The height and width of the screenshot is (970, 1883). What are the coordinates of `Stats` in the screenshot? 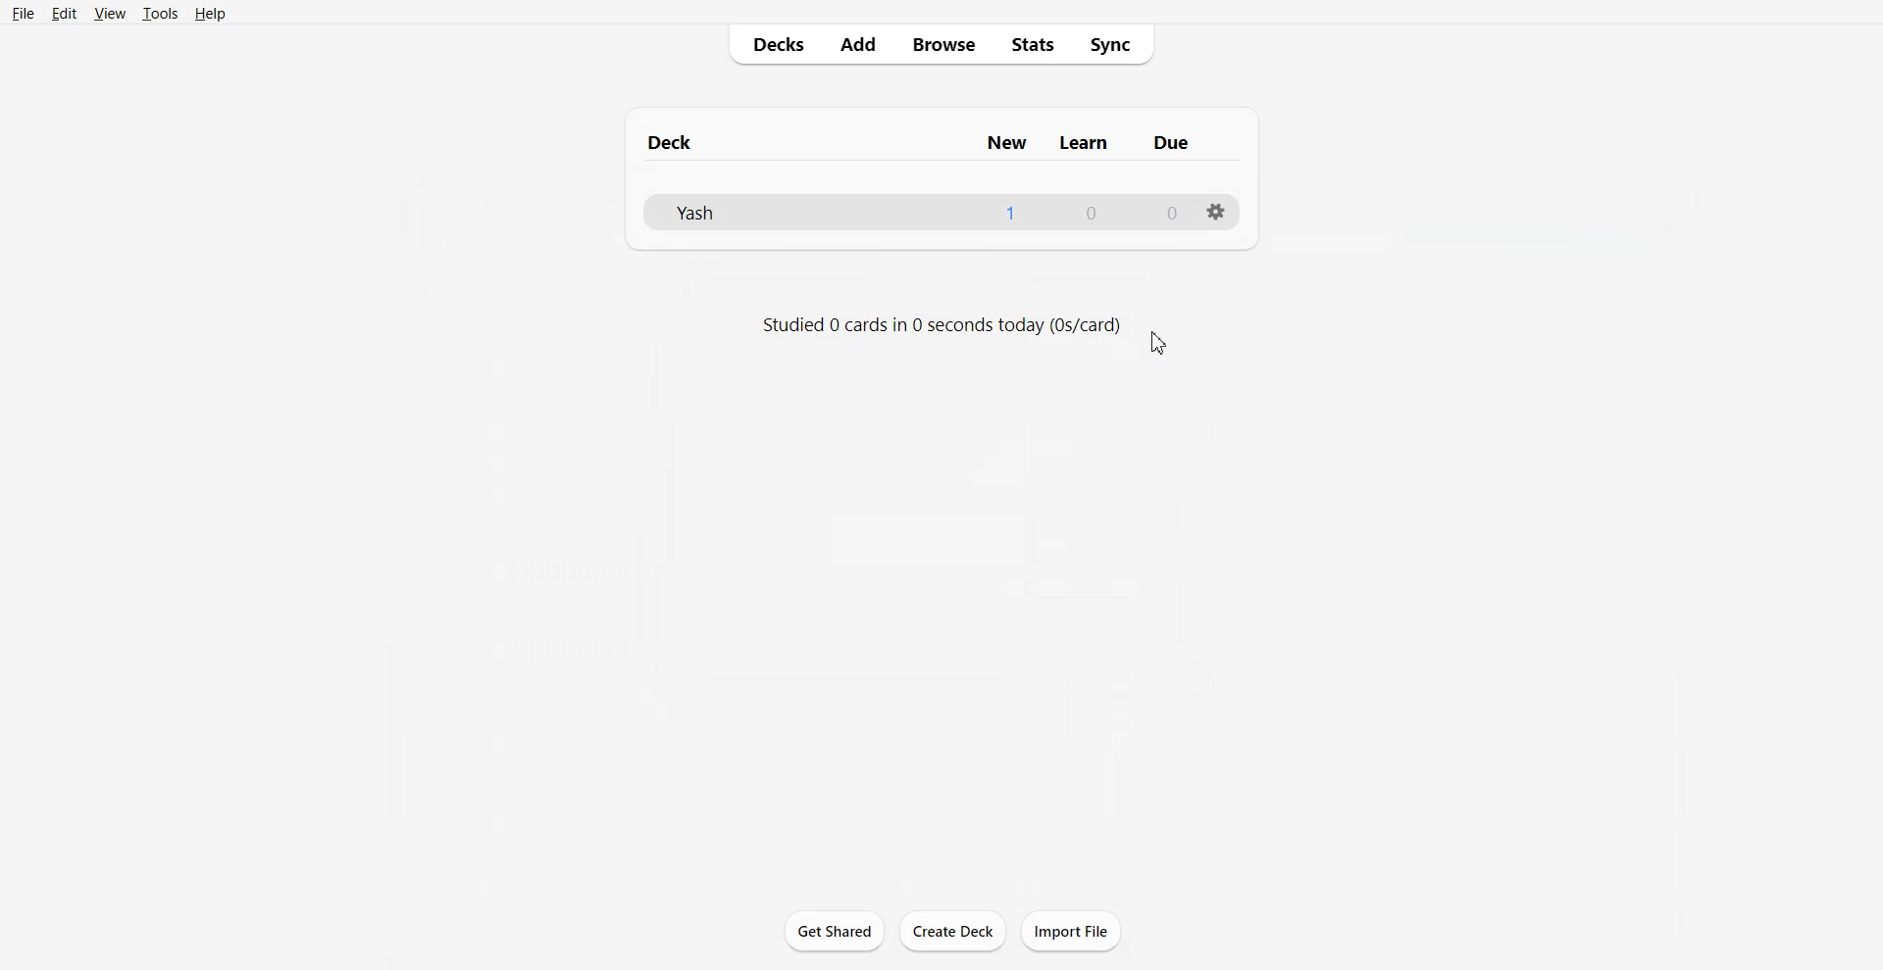 It's located at (1033, 44).